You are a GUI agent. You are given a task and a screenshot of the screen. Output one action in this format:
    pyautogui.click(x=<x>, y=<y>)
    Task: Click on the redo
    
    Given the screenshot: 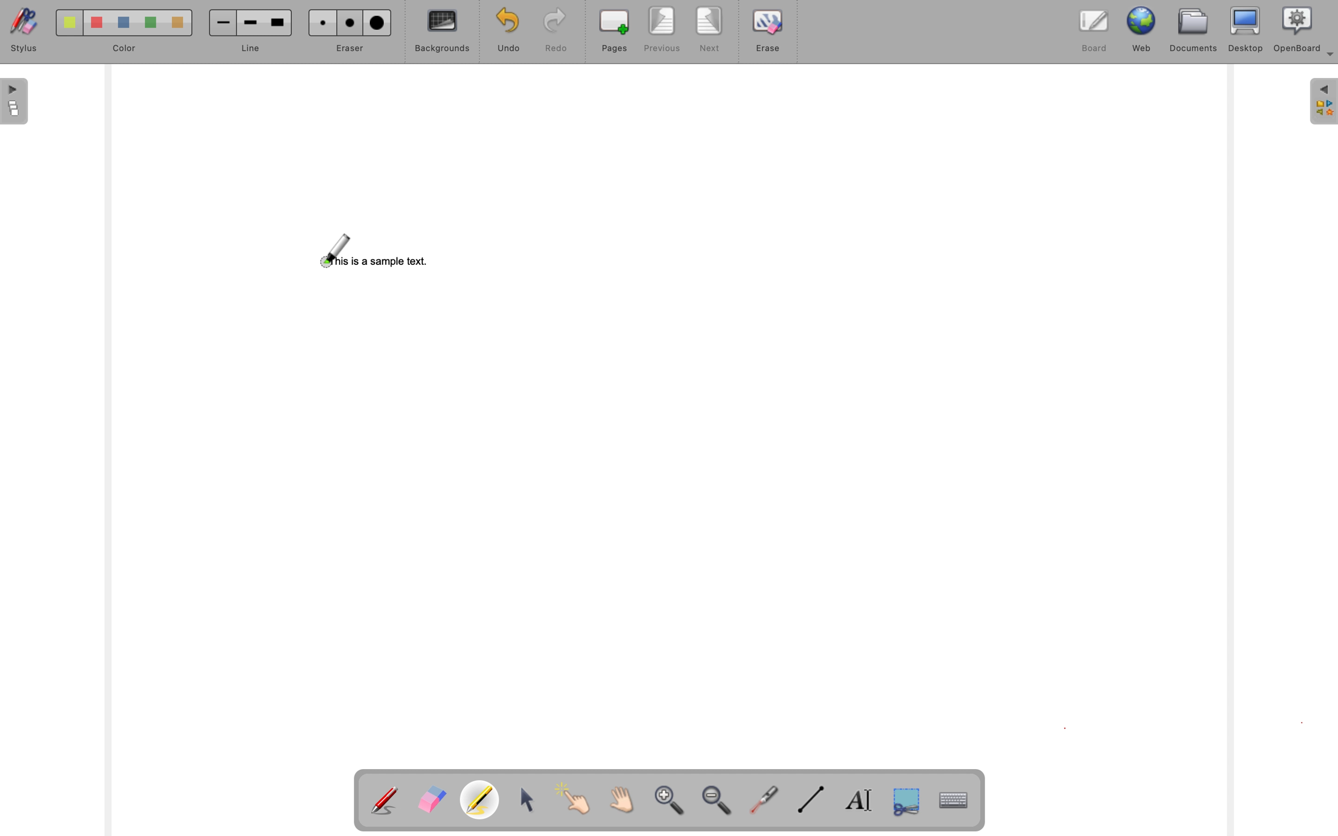 What is the action you would take?
    pyautogui.click(x=551, y=32)
    